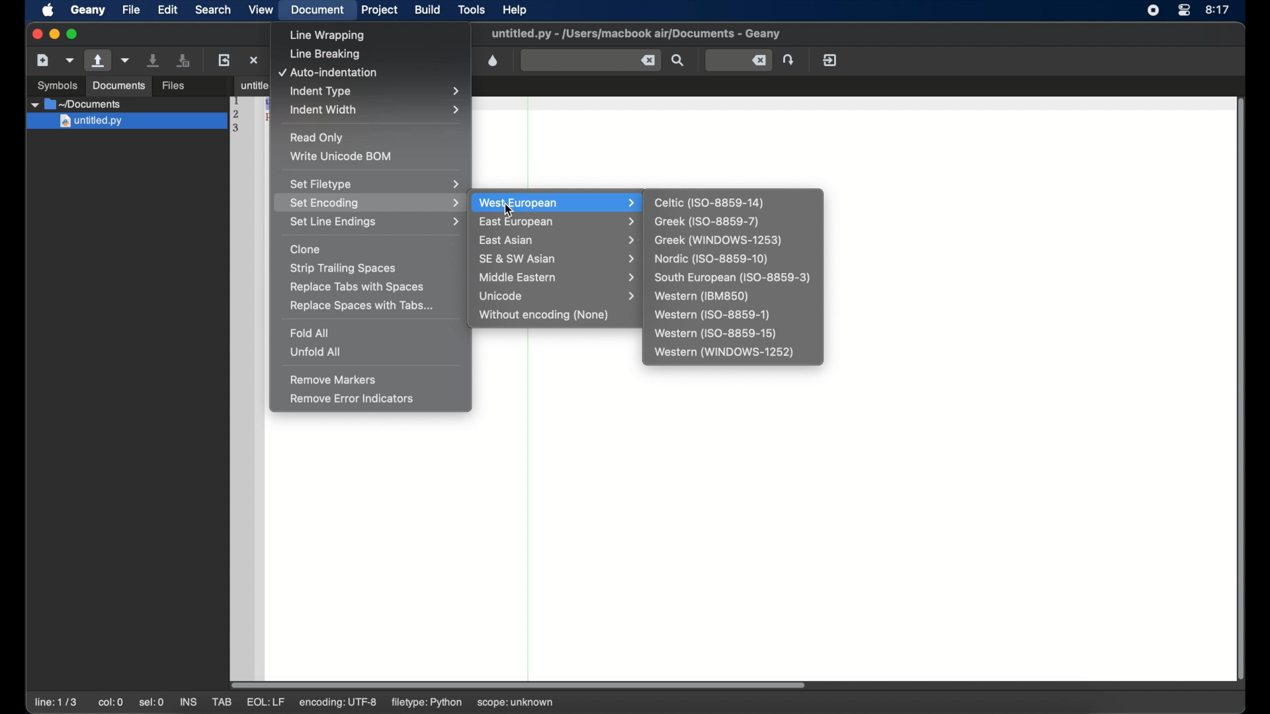 The width and height of the screenshot is (1270, 714). I want to click on view, so click(261, 9).